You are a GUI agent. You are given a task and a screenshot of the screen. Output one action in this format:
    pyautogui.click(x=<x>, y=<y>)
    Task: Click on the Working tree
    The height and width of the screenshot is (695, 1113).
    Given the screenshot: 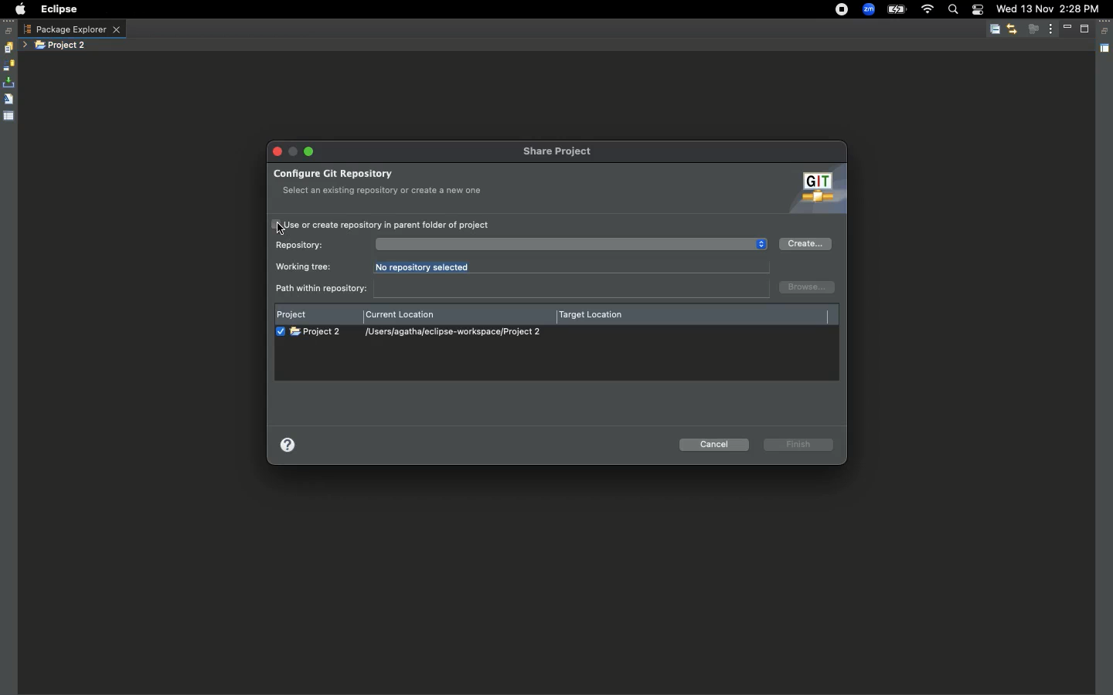 What is the action you would take?
    pyautogui.click(x=305, y=267)
    